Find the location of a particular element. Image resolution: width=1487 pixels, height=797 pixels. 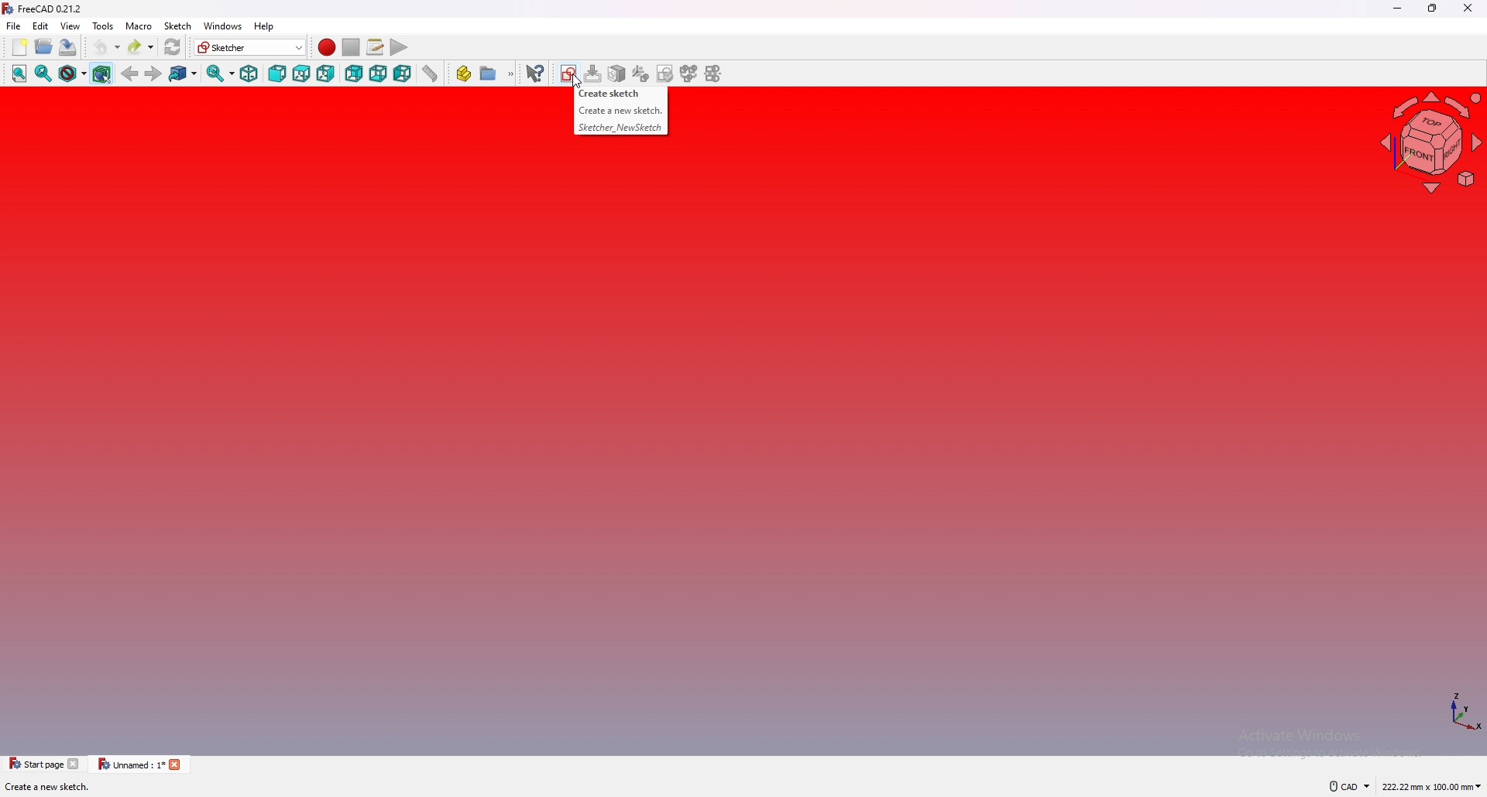

minimize is located at coordinates (1399, 9).